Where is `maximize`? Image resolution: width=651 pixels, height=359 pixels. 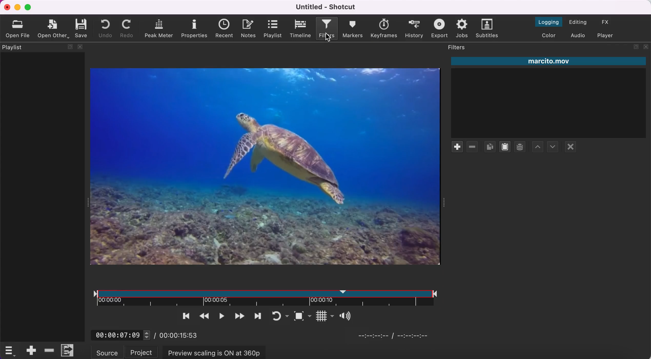 maximize is located at coordinates (636, 48).